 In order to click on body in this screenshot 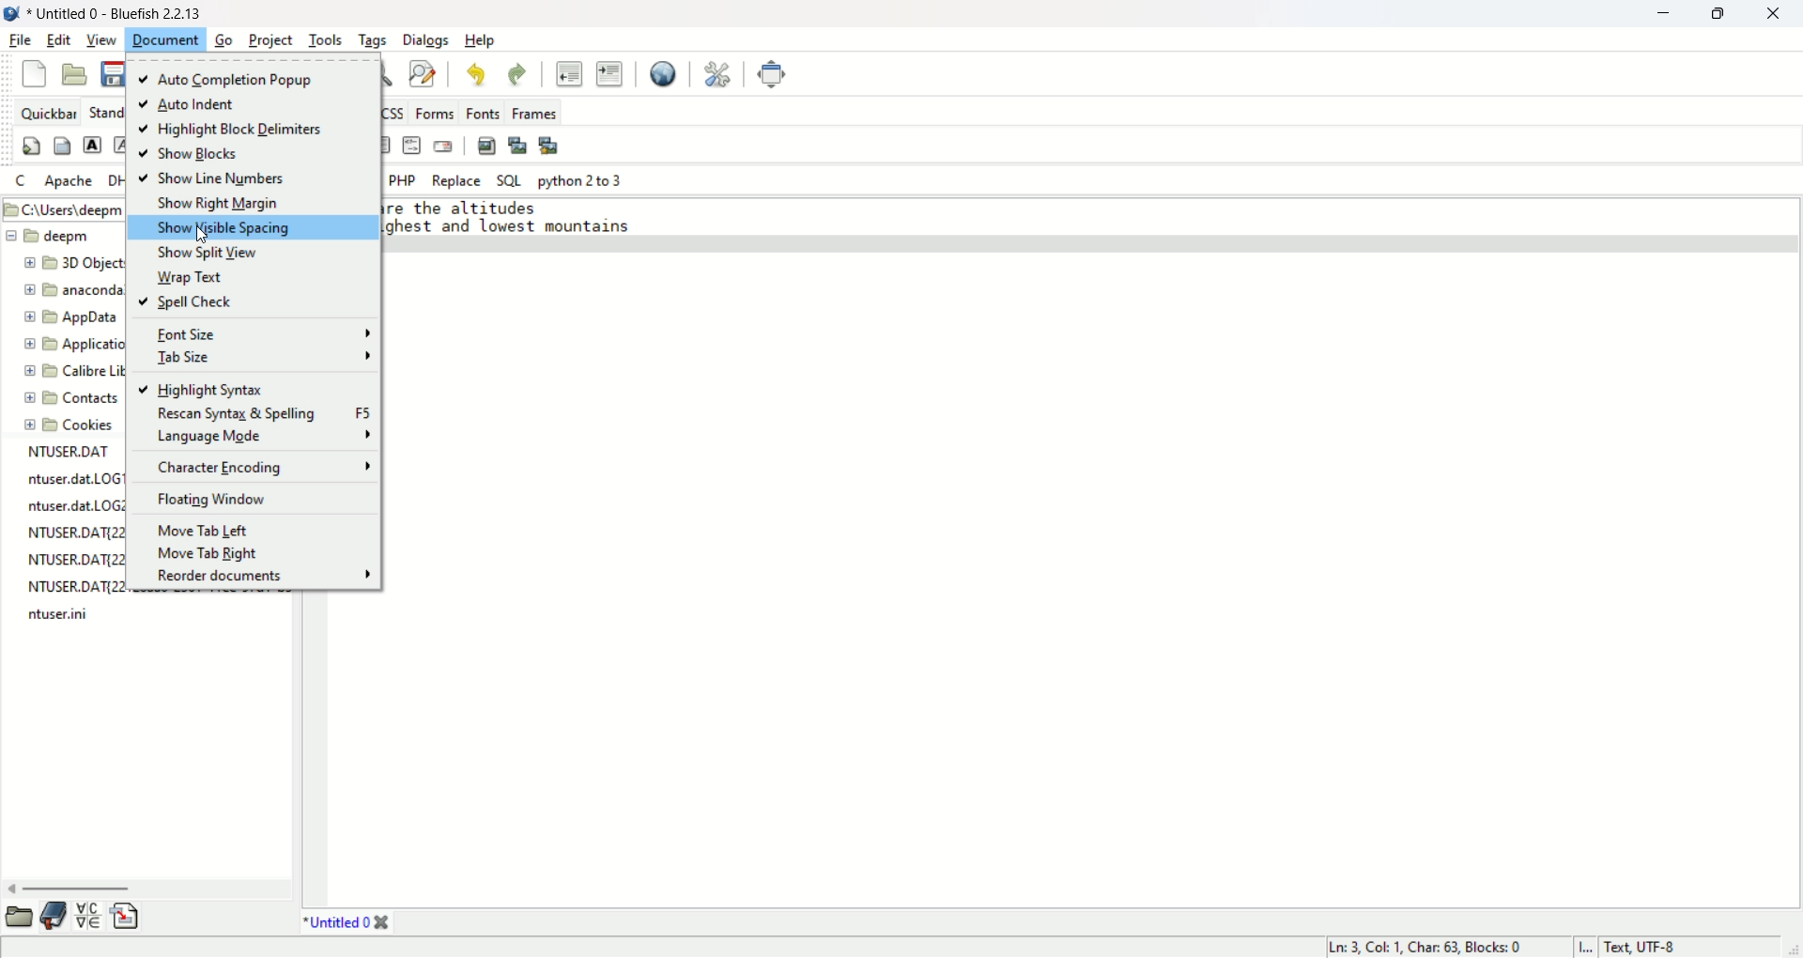, I will do `click(59, 148)`.